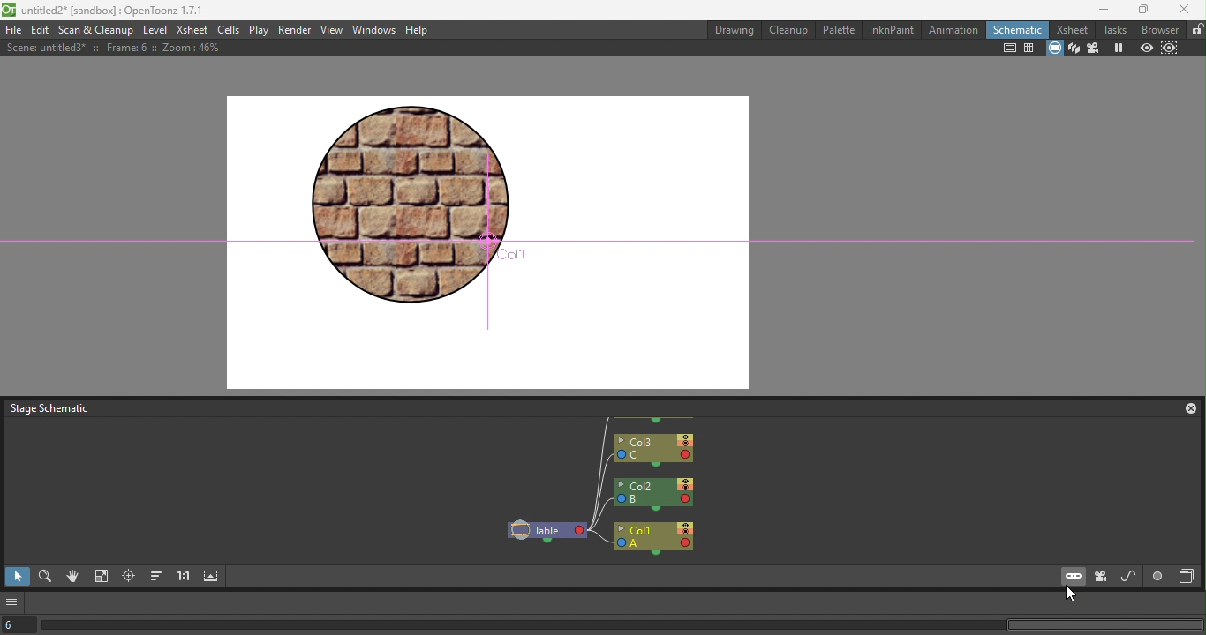 This screenshot has height=635, width=1206. I want to click on Level, so click(155, 31).